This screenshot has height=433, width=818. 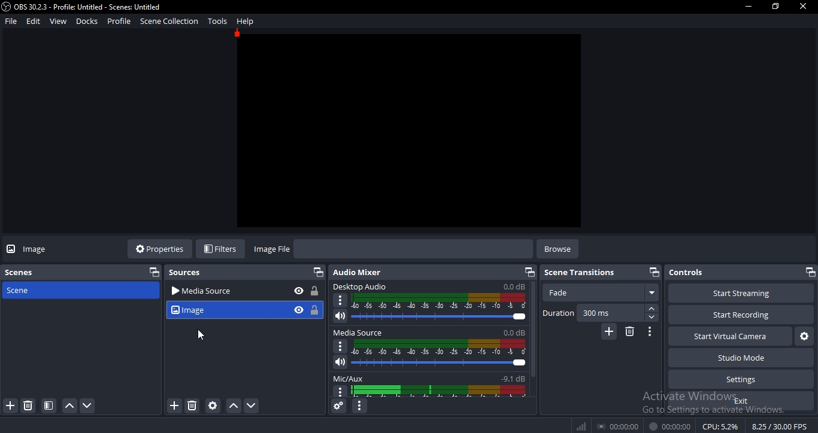 I want to click on display, so click(x=438, y=347).